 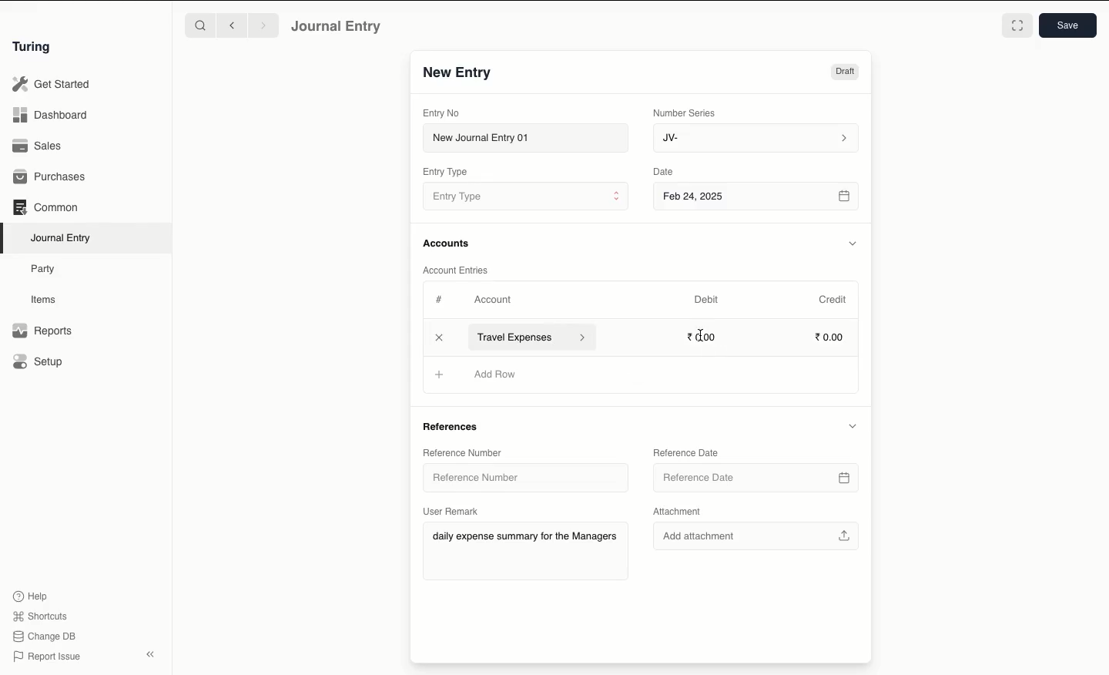 I want to click on Entry Type, so click(x=445, y=172).